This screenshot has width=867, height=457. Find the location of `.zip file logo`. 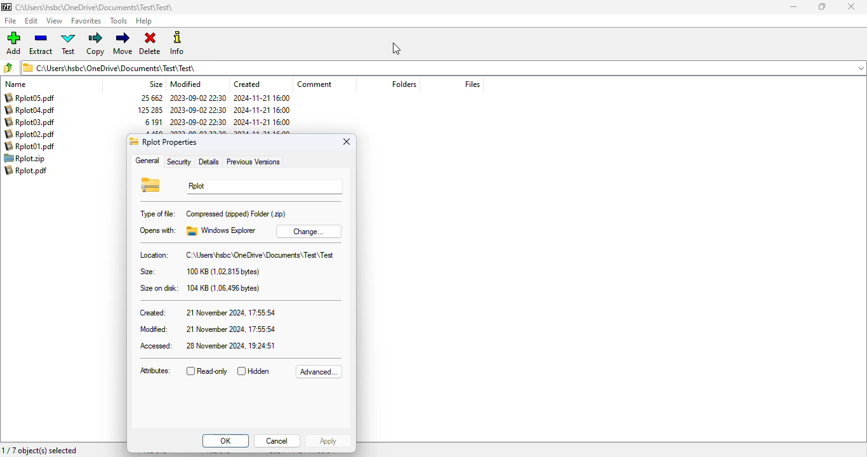

.zip file logo is located at coordinates (151, 186).